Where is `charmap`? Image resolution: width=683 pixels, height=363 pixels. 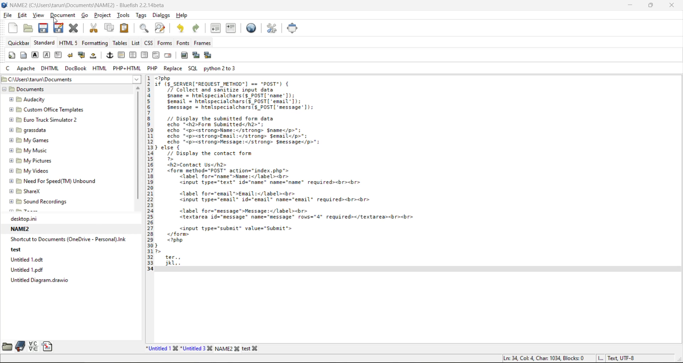 charmap is located at coordinates (33, 347).